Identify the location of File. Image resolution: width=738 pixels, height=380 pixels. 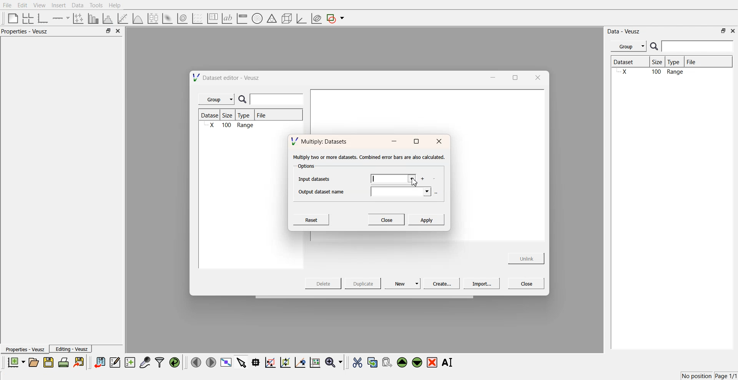
(262, 116).